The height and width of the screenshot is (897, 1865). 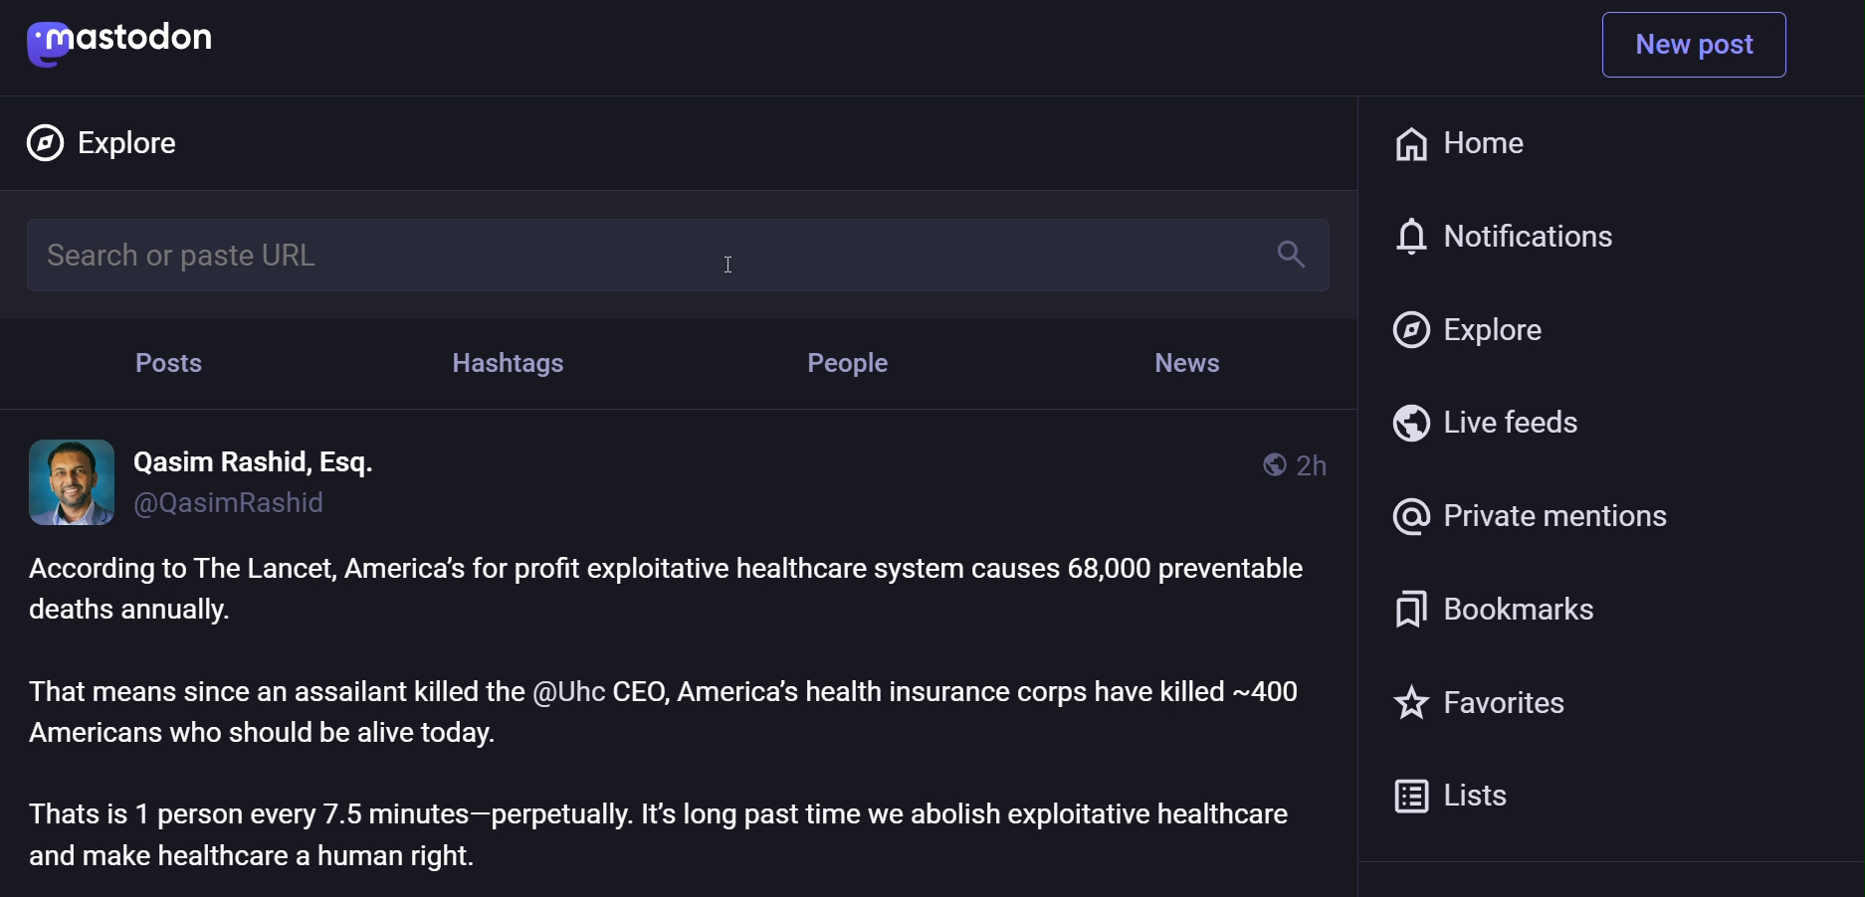 What do you see at coordinates (1506, 239) in the screenshot?
I see `notification` at bounding box center [1506, 239].